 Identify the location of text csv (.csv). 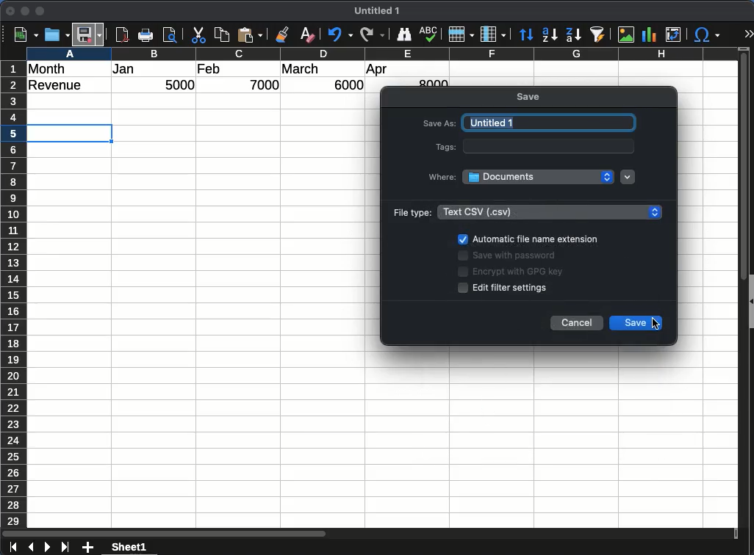
(549, 211).